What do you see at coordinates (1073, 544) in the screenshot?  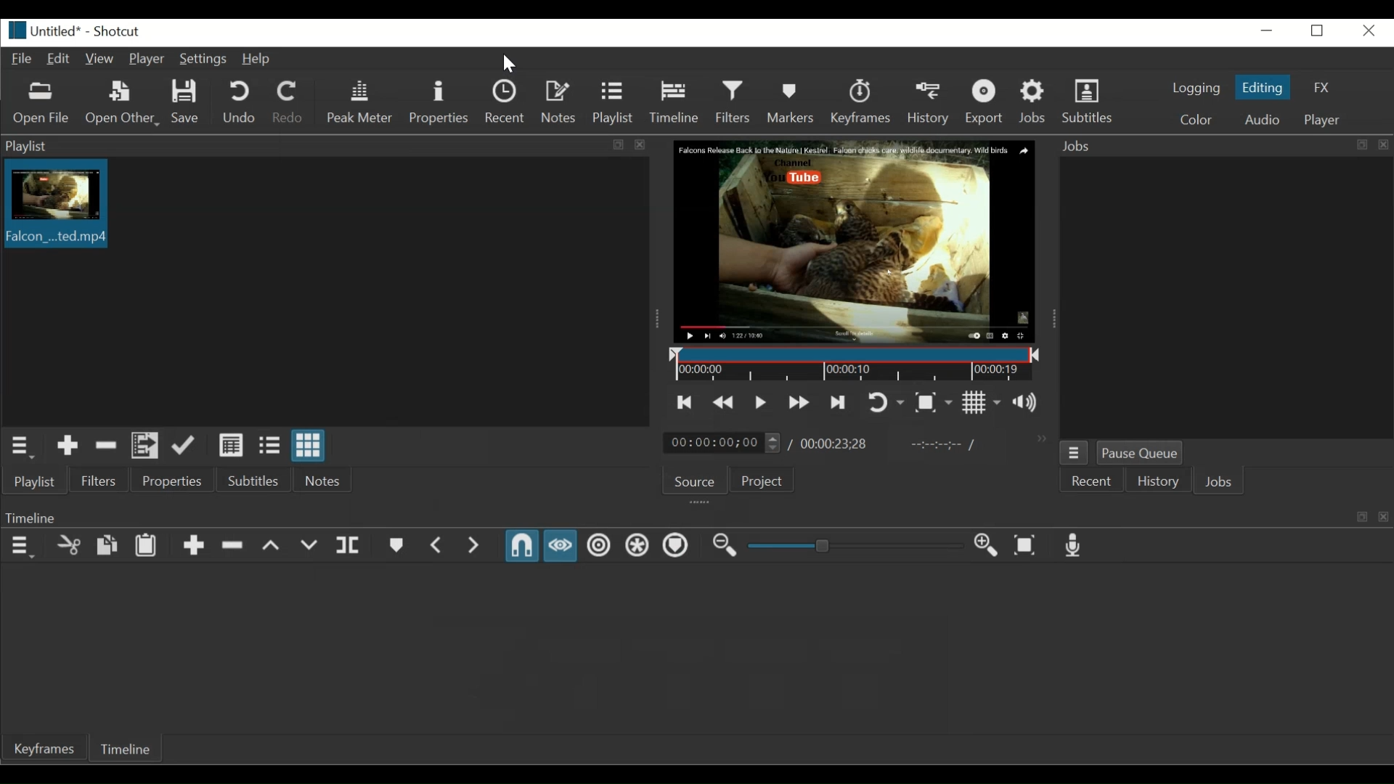 I see `Record audio` at bounding box center [1073, 544].